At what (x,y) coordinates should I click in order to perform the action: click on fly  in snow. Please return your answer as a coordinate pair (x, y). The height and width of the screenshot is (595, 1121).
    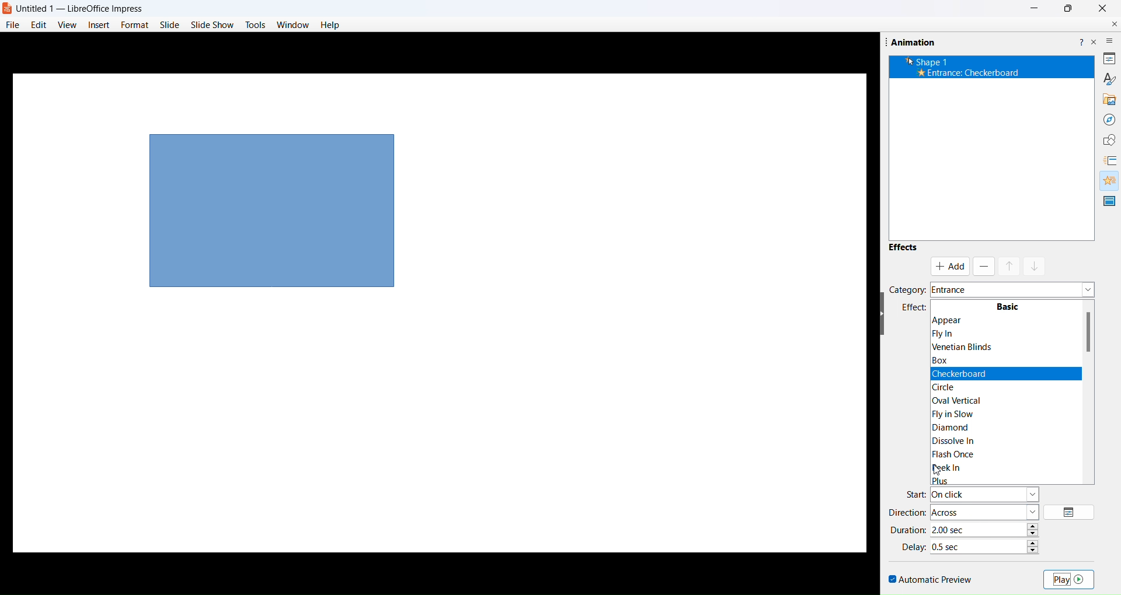
    Looking at the image, I should click on (954, 414).